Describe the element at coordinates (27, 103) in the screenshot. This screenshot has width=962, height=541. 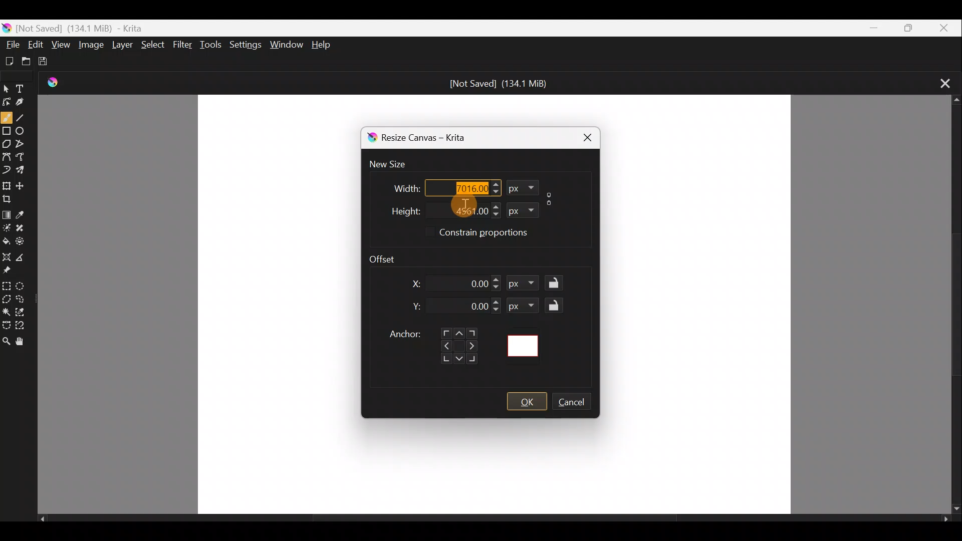
I see `Calligraphy` at that location.